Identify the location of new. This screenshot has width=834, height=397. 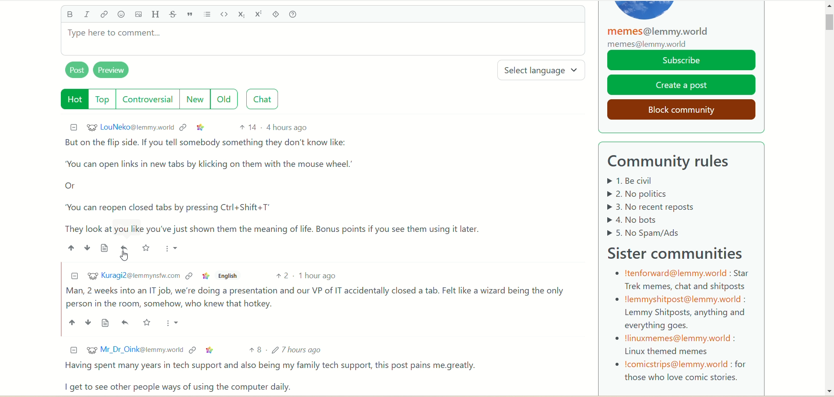
(196, 99).